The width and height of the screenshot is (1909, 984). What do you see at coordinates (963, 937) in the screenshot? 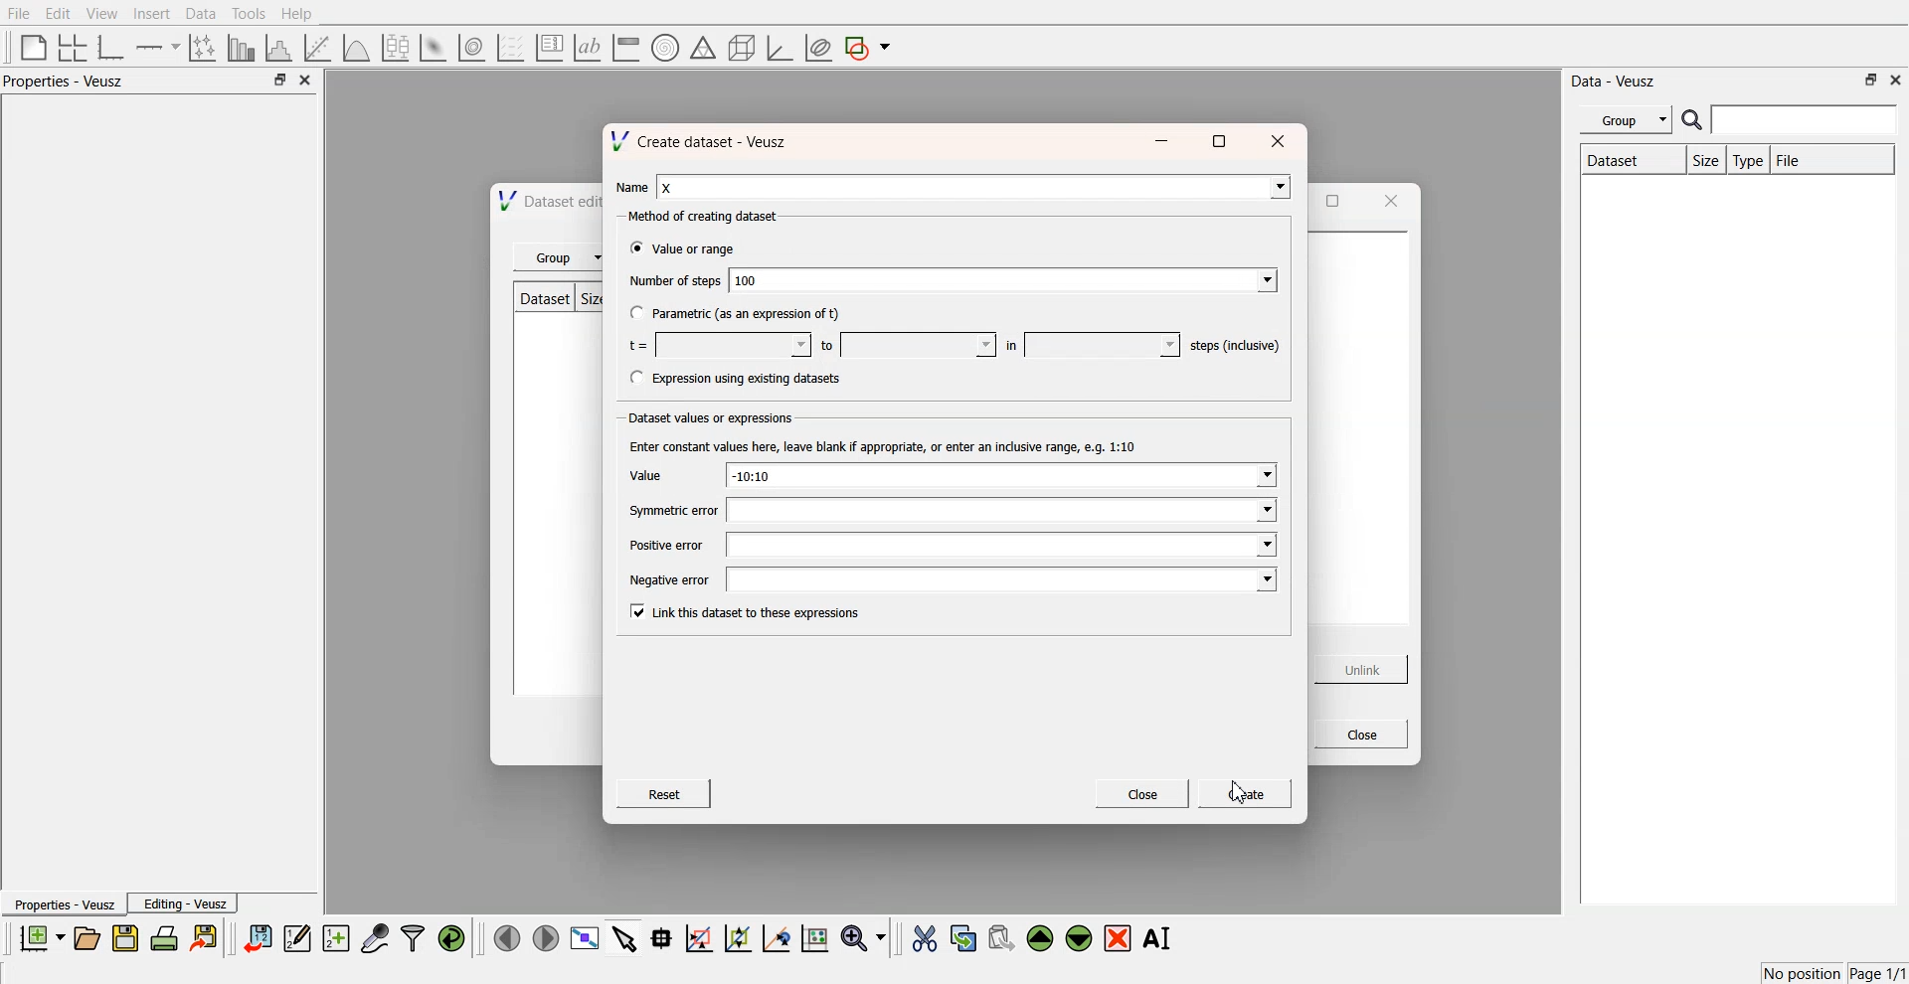
I see `copy the selected widgets` at bounding box center [963, 937].